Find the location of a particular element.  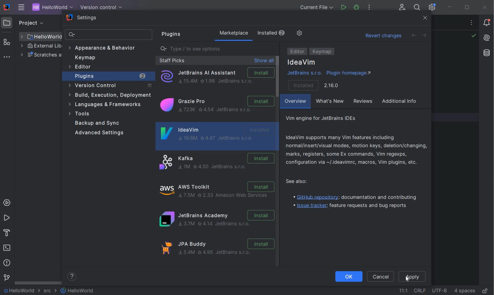

RUN is located at coordinates (344, 8).